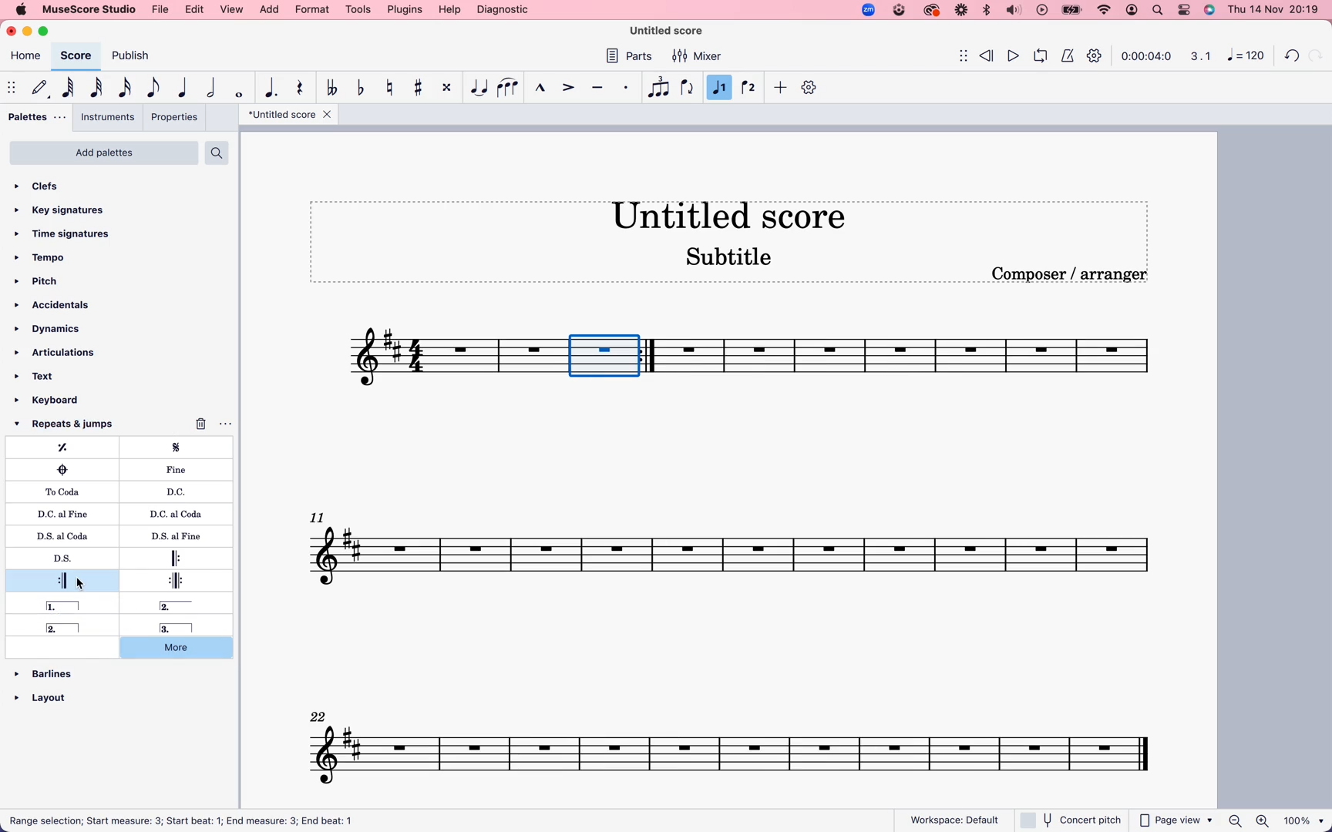 The width and height of the screenshot is (1332, 832). What do you see at coordinates (99, 87) in the screenshot?
I see `32nd note` at bounding box center [99, 87].